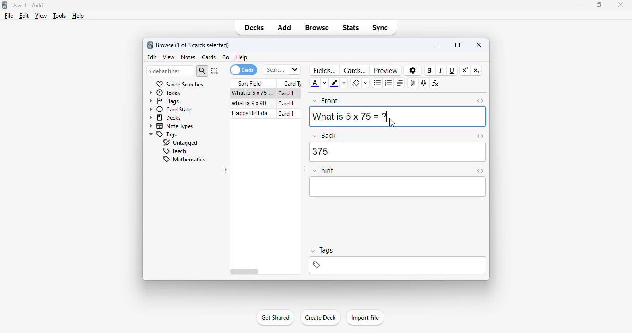 The height and width of the screenshot is (333, 632). What do you see at coordinates (180, 84) in the screenshot?
I see `saved searches` at bounding box center [180, 84].